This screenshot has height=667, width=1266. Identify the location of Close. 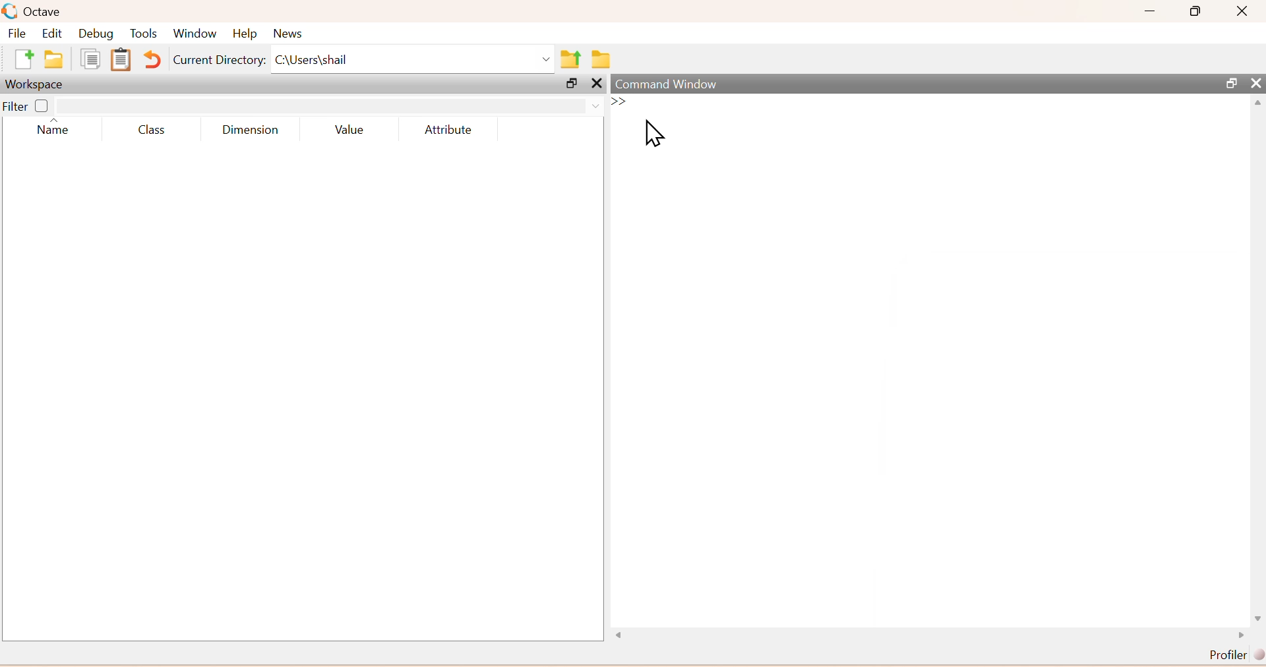
(1242, 11).